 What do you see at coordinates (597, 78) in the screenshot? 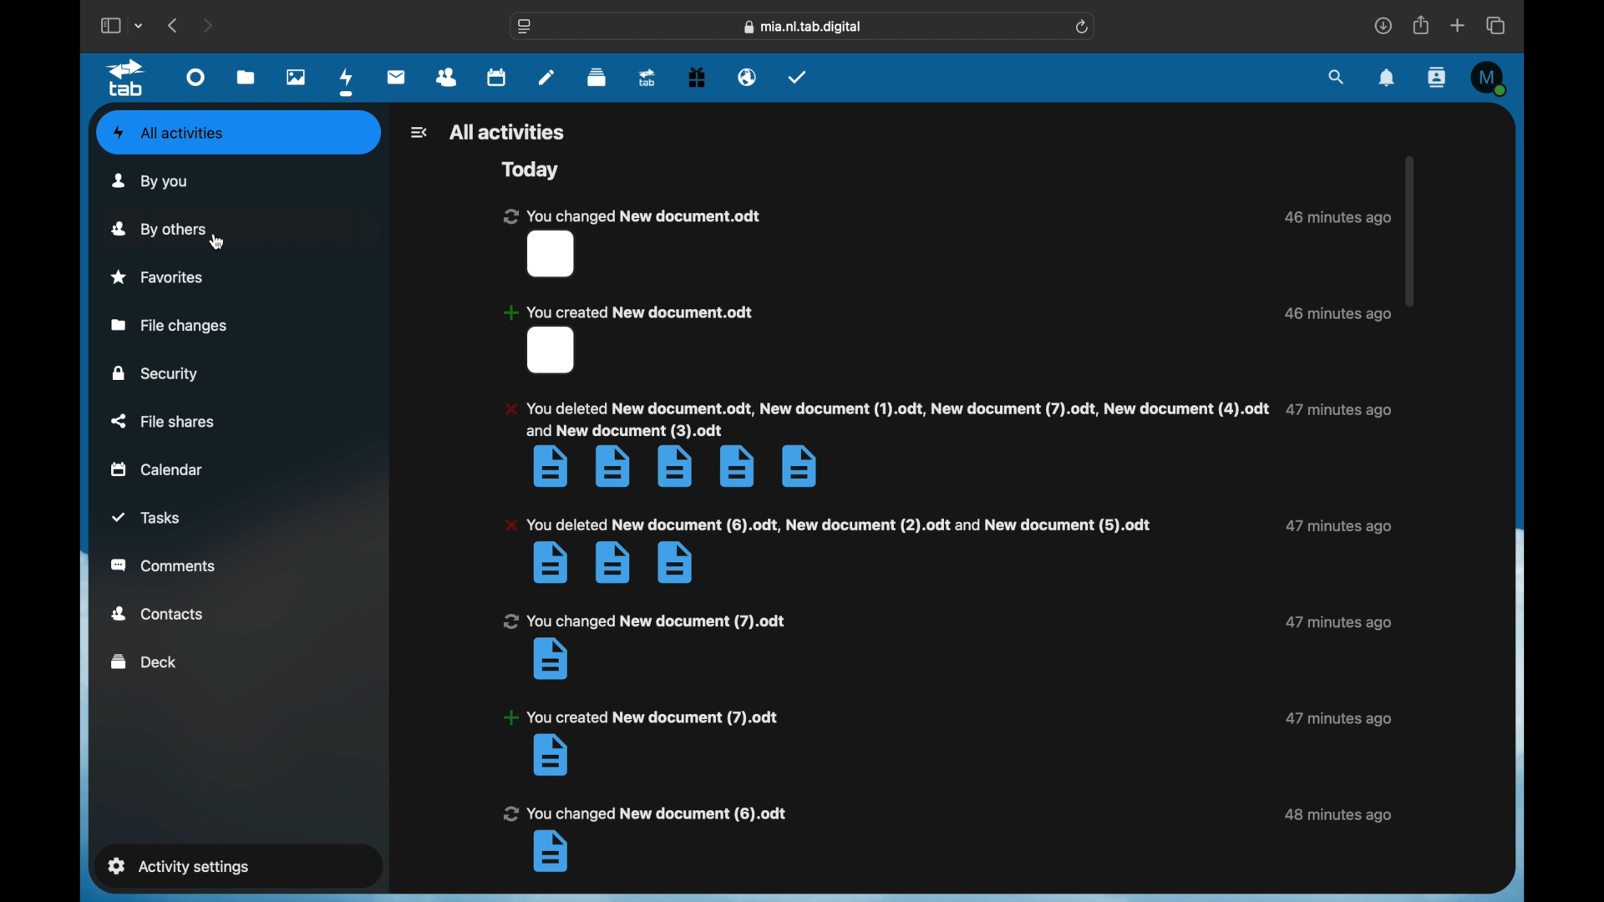
I see `deck` at bounding box center [597, 78].